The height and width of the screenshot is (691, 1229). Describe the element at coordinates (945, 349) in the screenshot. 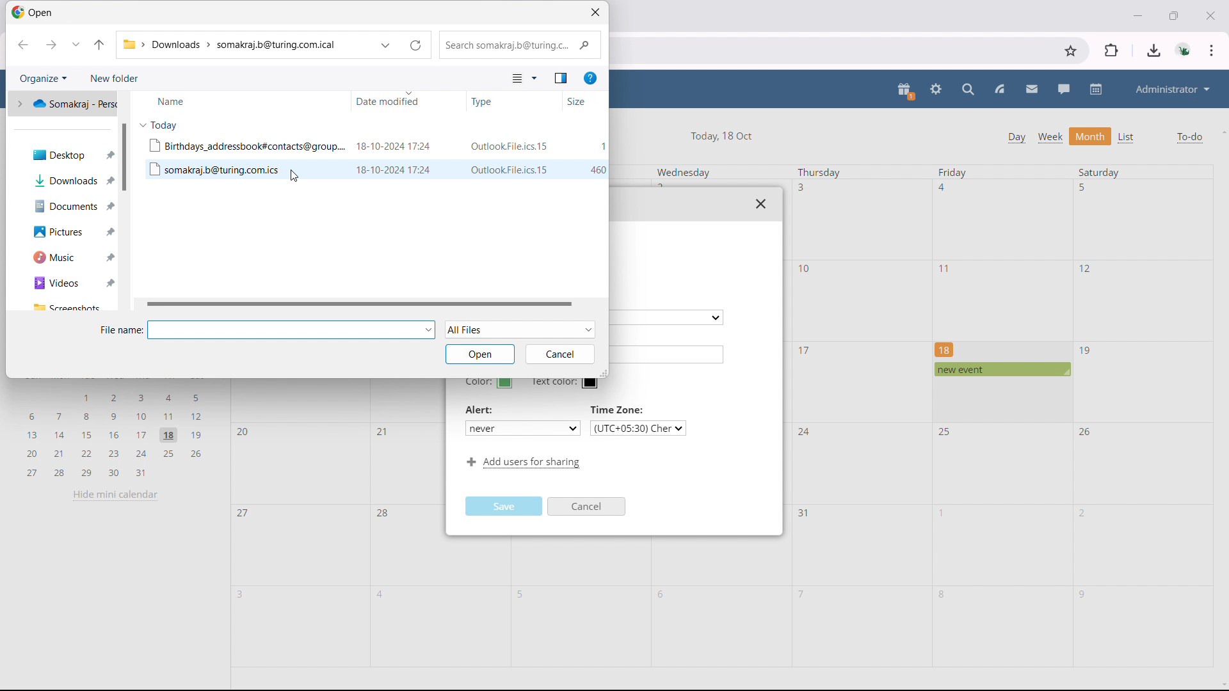

I see `18` at that location.